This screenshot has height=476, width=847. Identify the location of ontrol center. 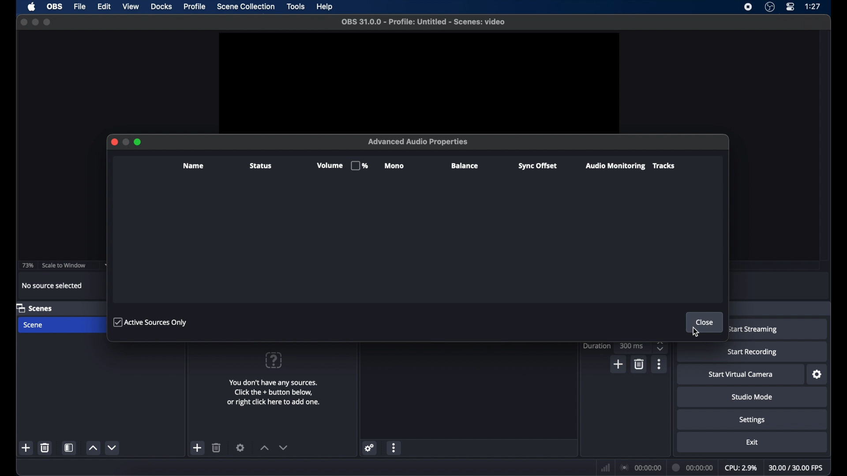
(791, 7).